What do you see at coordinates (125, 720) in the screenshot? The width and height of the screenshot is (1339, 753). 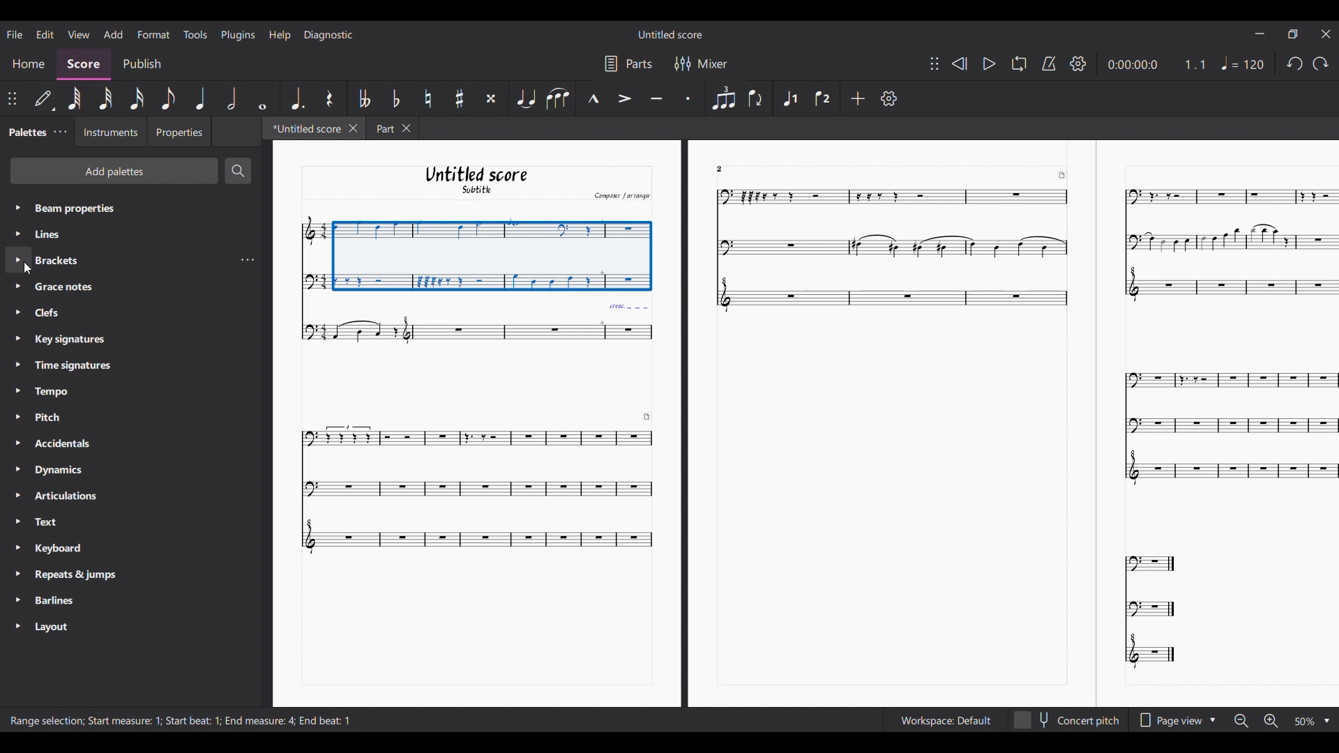 I see `start measure 1 ;` at bounding box center [125, 720].